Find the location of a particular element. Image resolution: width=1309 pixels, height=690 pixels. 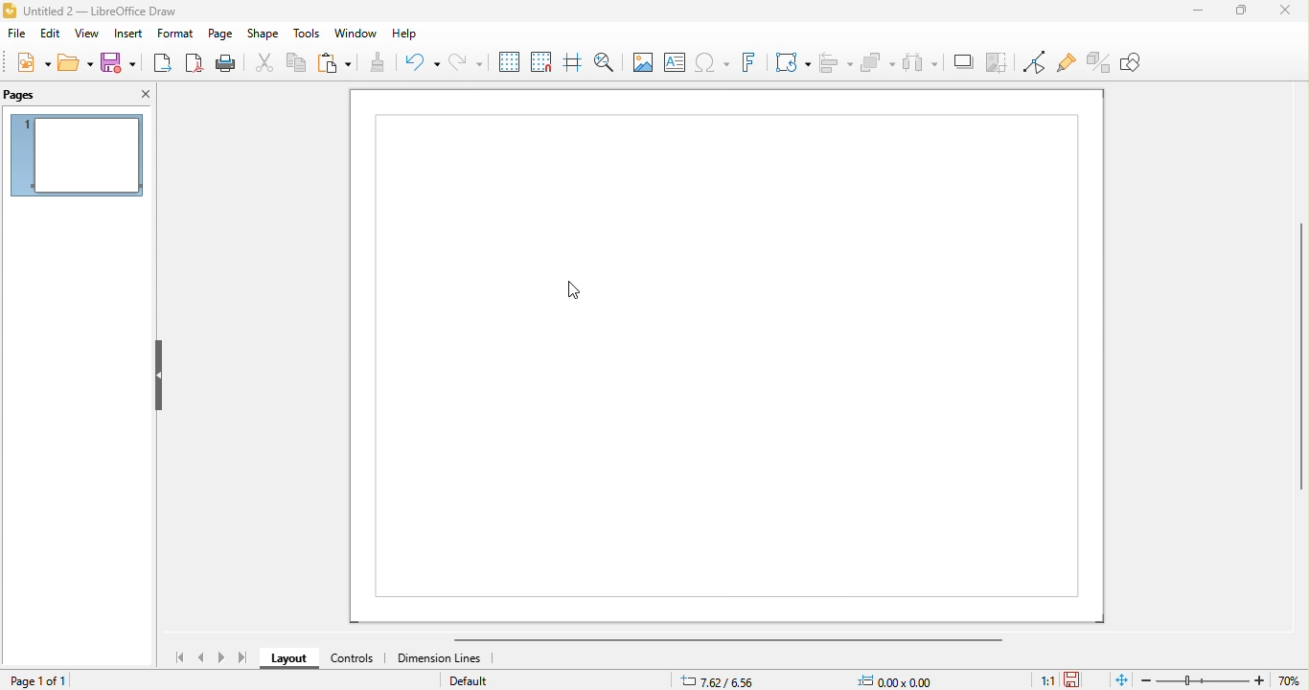

show draw functions is located at coordinates (1142, 68).